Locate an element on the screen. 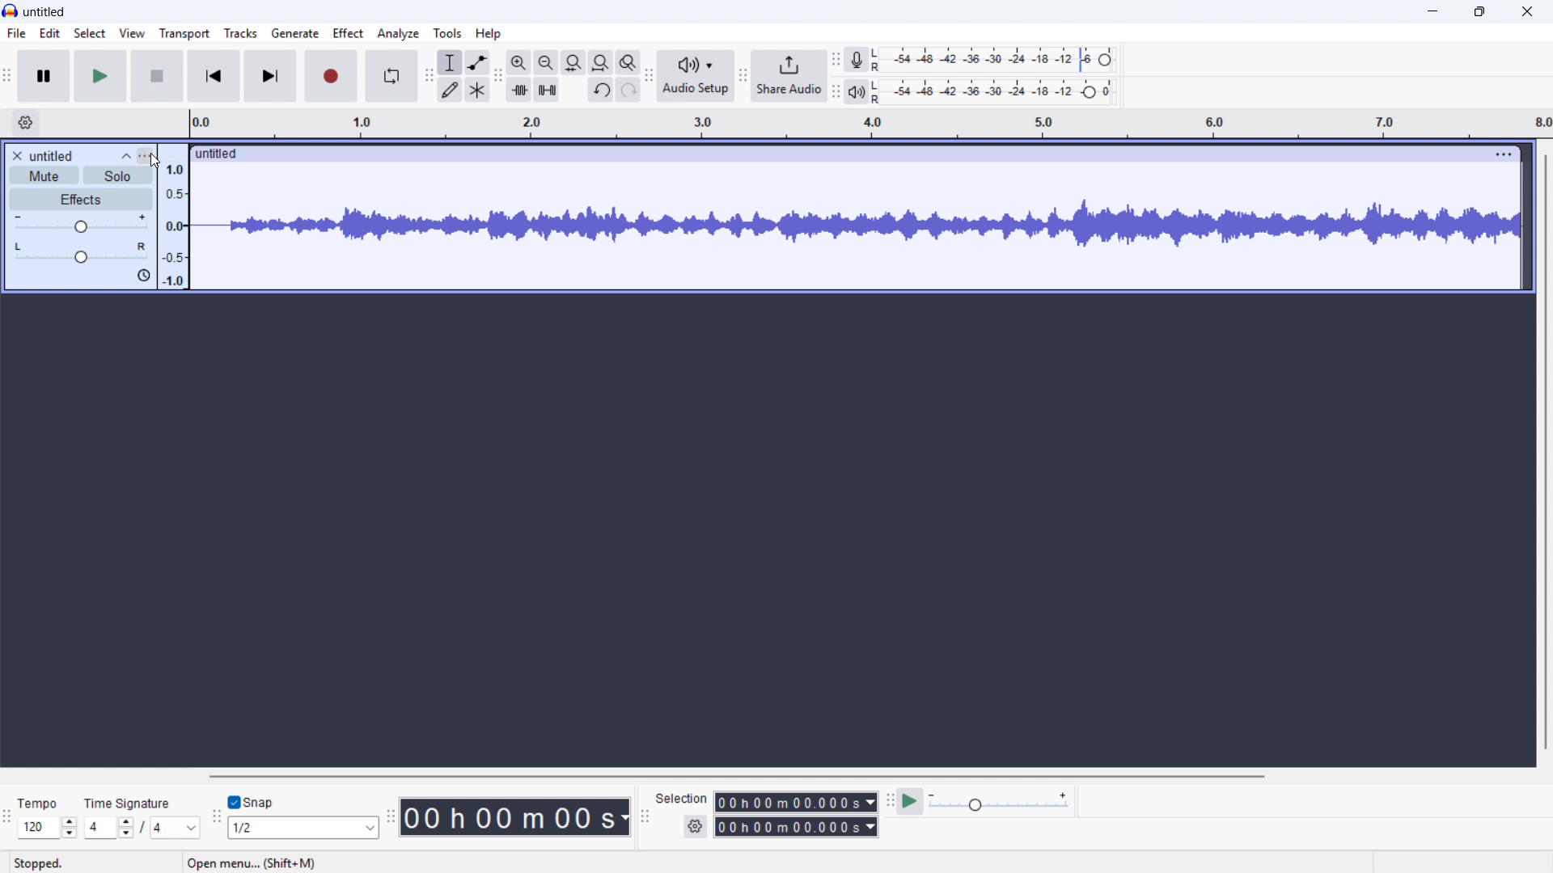 This screenshot has height=873, width=1553. Recording metre toolbar  is located at coordinates (836, 60).